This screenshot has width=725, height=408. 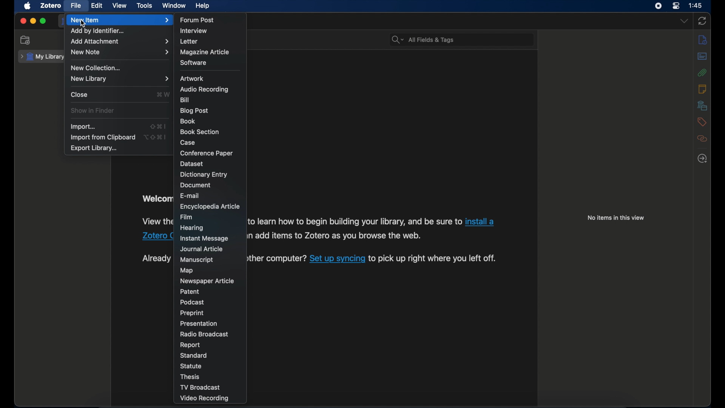 What do you see at coordinates (197, 20) in the screenshot?
I see `forum post` at bounding box center [197, 20].